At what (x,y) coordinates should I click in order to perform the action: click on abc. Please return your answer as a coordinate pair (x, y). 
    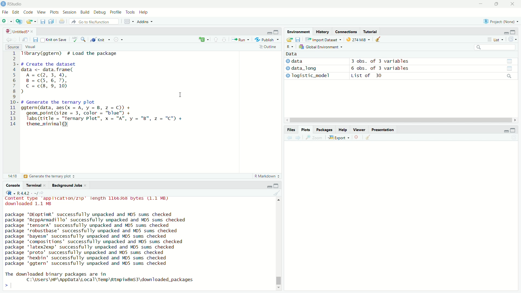
    Looking at the image, I should click on (75, 41).